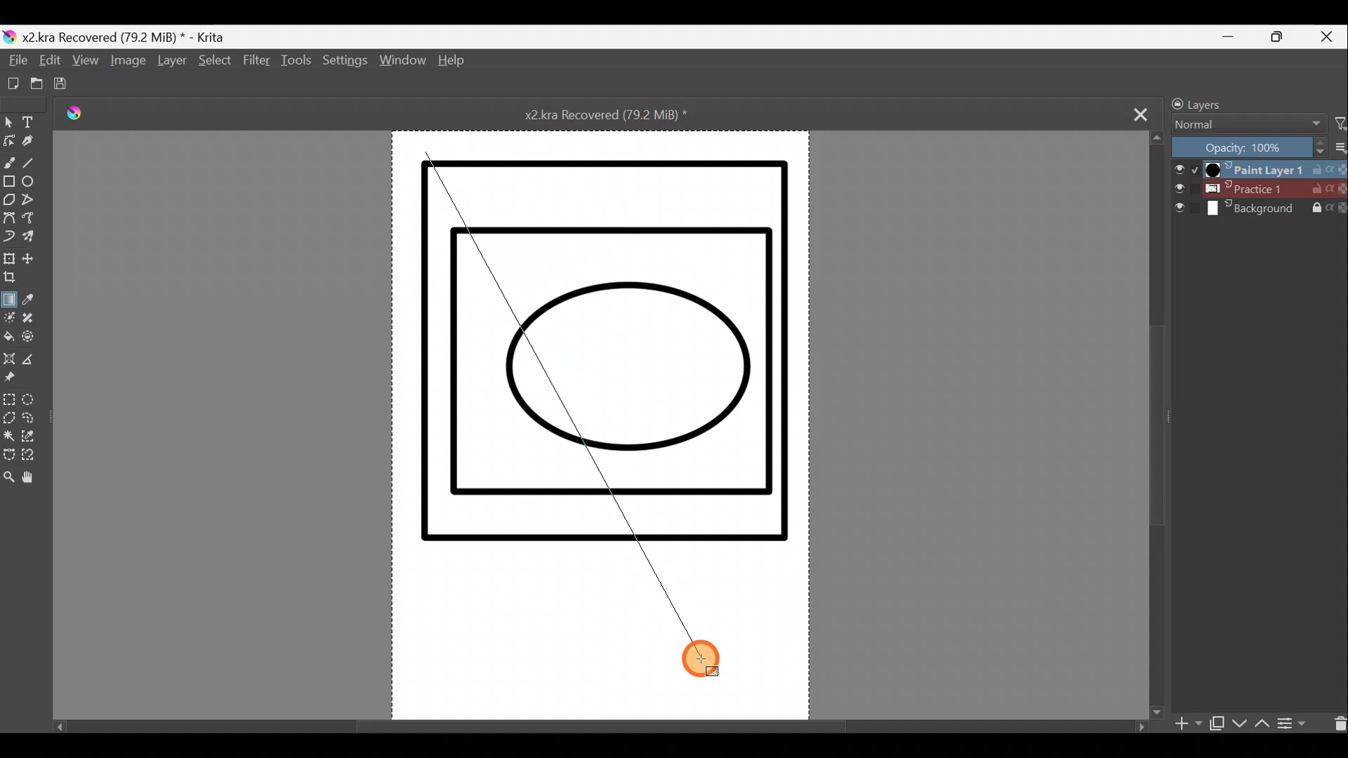 This screenshot has width=1348, height=758. What do you see at coordinates (34, 364) in the screenshot?
I see `Measure the distance between two points` at bounding box center [34, 364].